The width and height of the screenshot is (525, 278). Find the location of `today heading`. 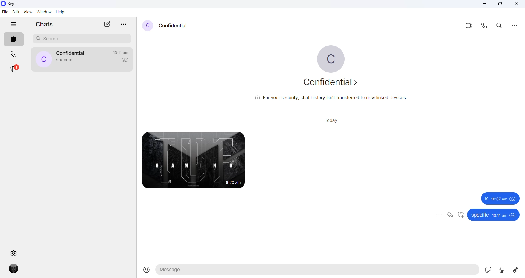

today heading is located at coordinates (329, 120).